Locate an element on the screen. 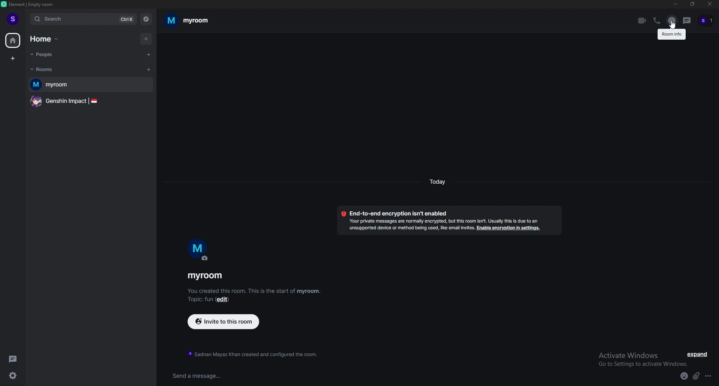 The width and height of the screenshot is (719, 386). invite to this room is located at coordinates (223, 321).